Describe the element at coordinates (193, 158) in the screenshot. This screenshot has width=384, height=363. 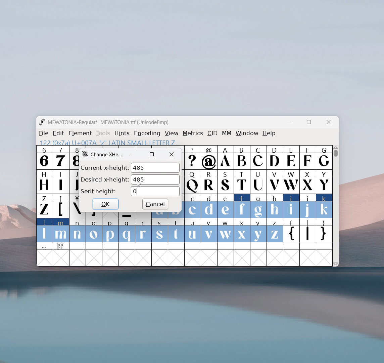
I see `?` at that location.